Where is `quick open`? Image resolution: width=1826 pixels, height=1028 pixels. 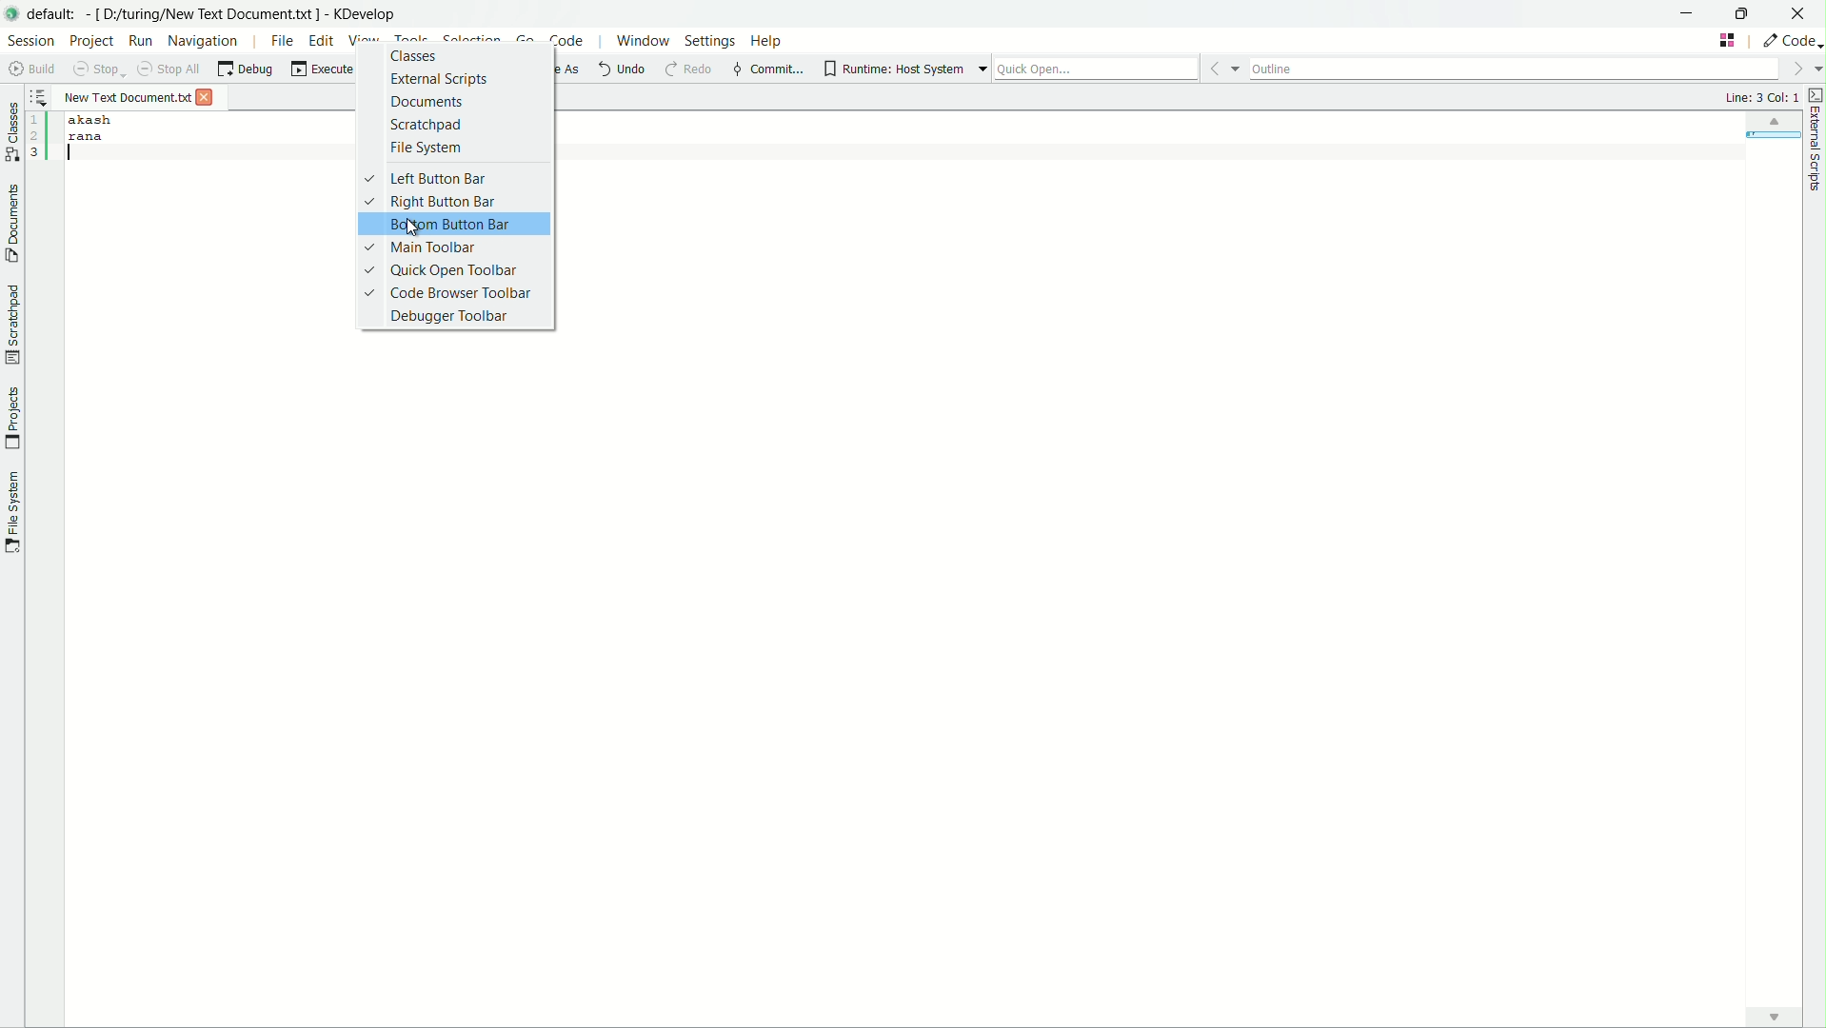
quick open is located at coordinates (1095, 67).